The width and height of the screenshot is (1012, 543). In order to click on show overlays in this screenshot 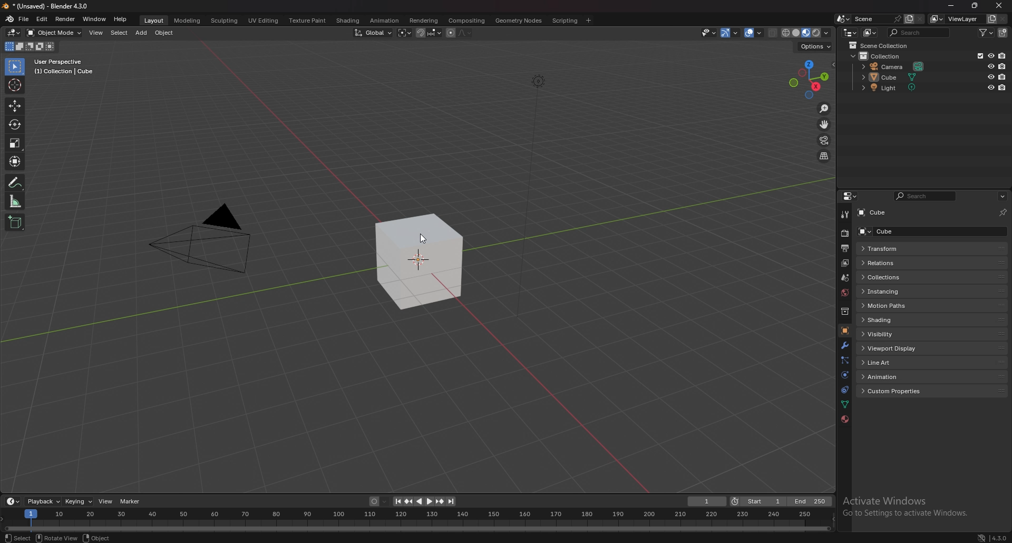, I will do `click(754, 33)`.